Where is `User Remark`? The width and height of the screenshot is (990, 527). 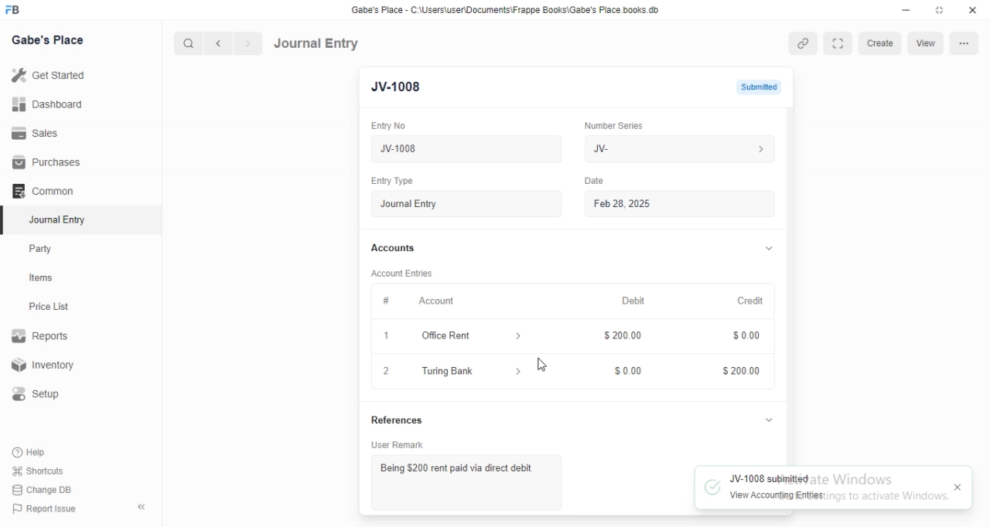
User Remark is located at coordinates (401, 442).